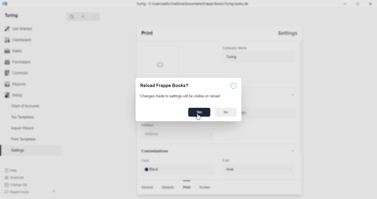 The height and width of the screenshot is (199, 377). I want to click on add profile image, so click(158, 61).